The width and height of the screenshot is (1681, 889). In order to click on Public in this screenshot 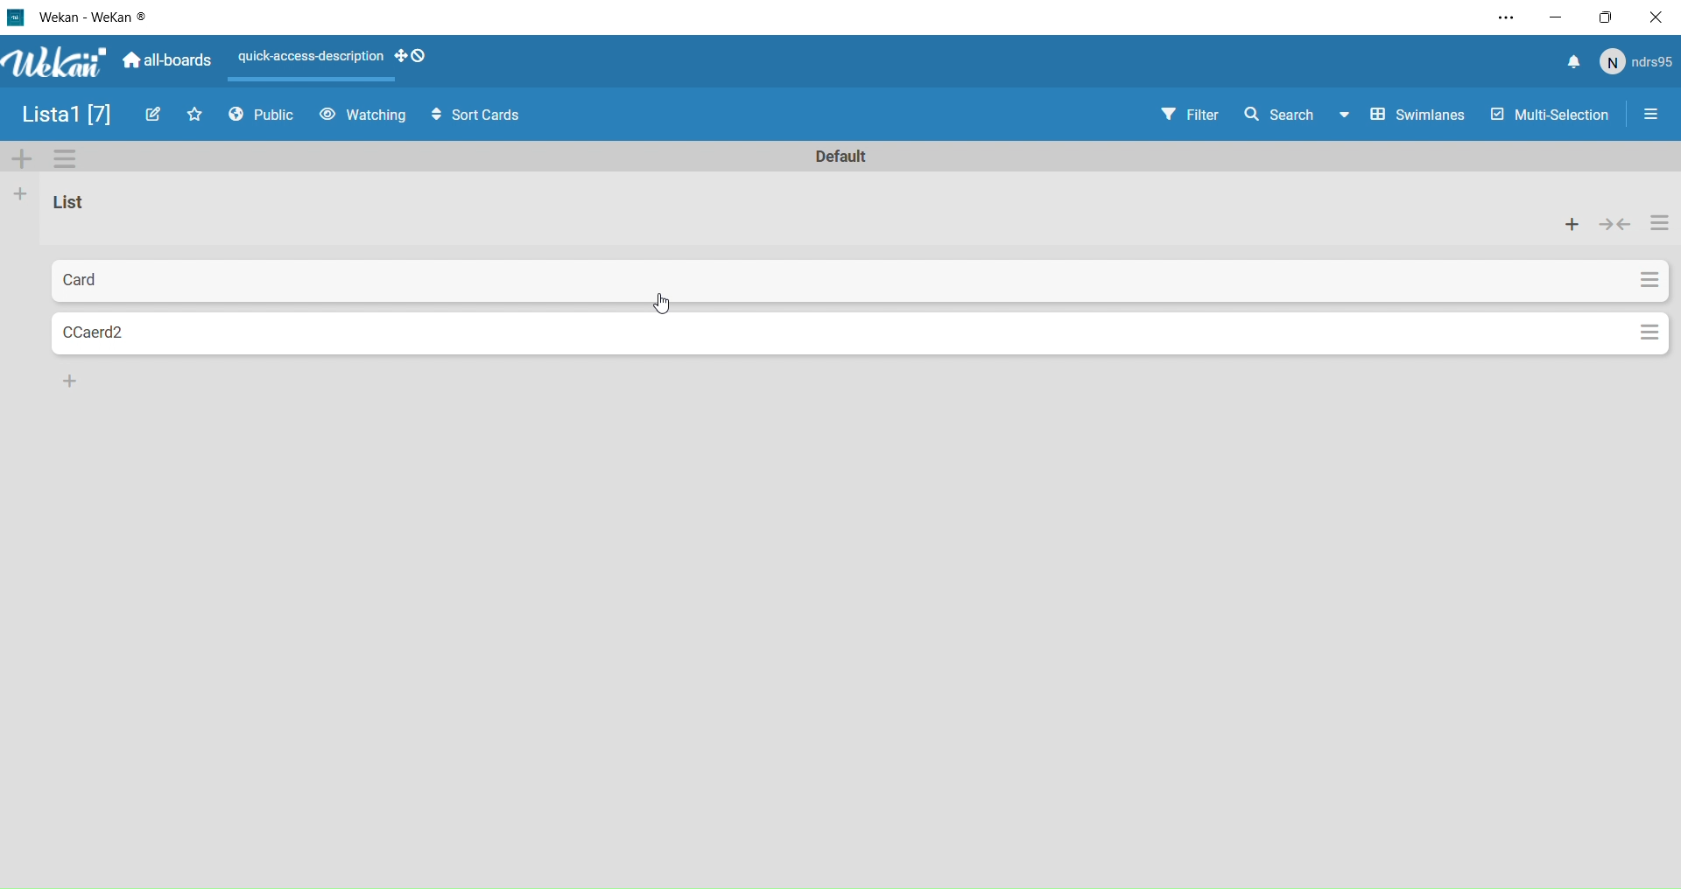, I will do `click(264, 115)`.